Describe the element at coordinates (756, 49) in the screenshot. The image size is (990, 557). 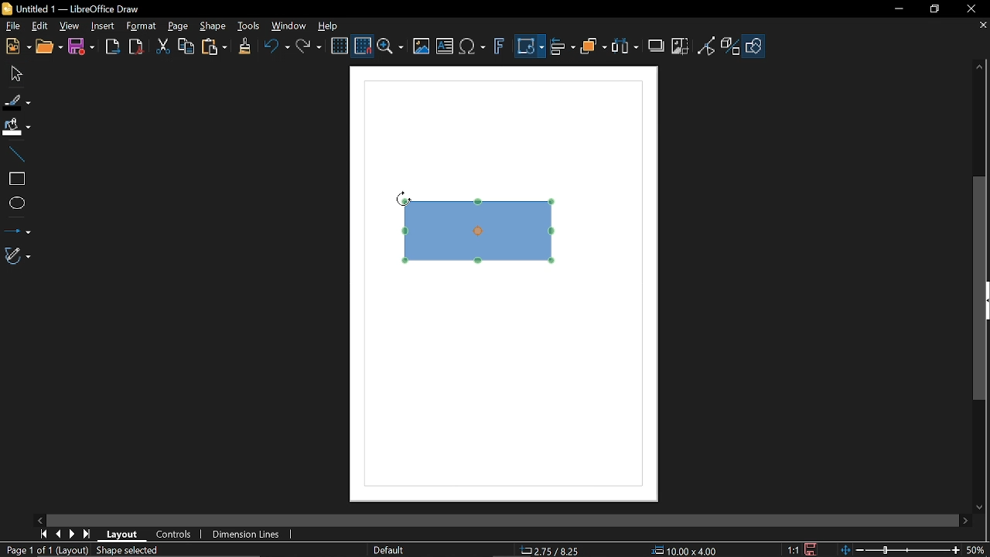
I see `Shape` at that location.